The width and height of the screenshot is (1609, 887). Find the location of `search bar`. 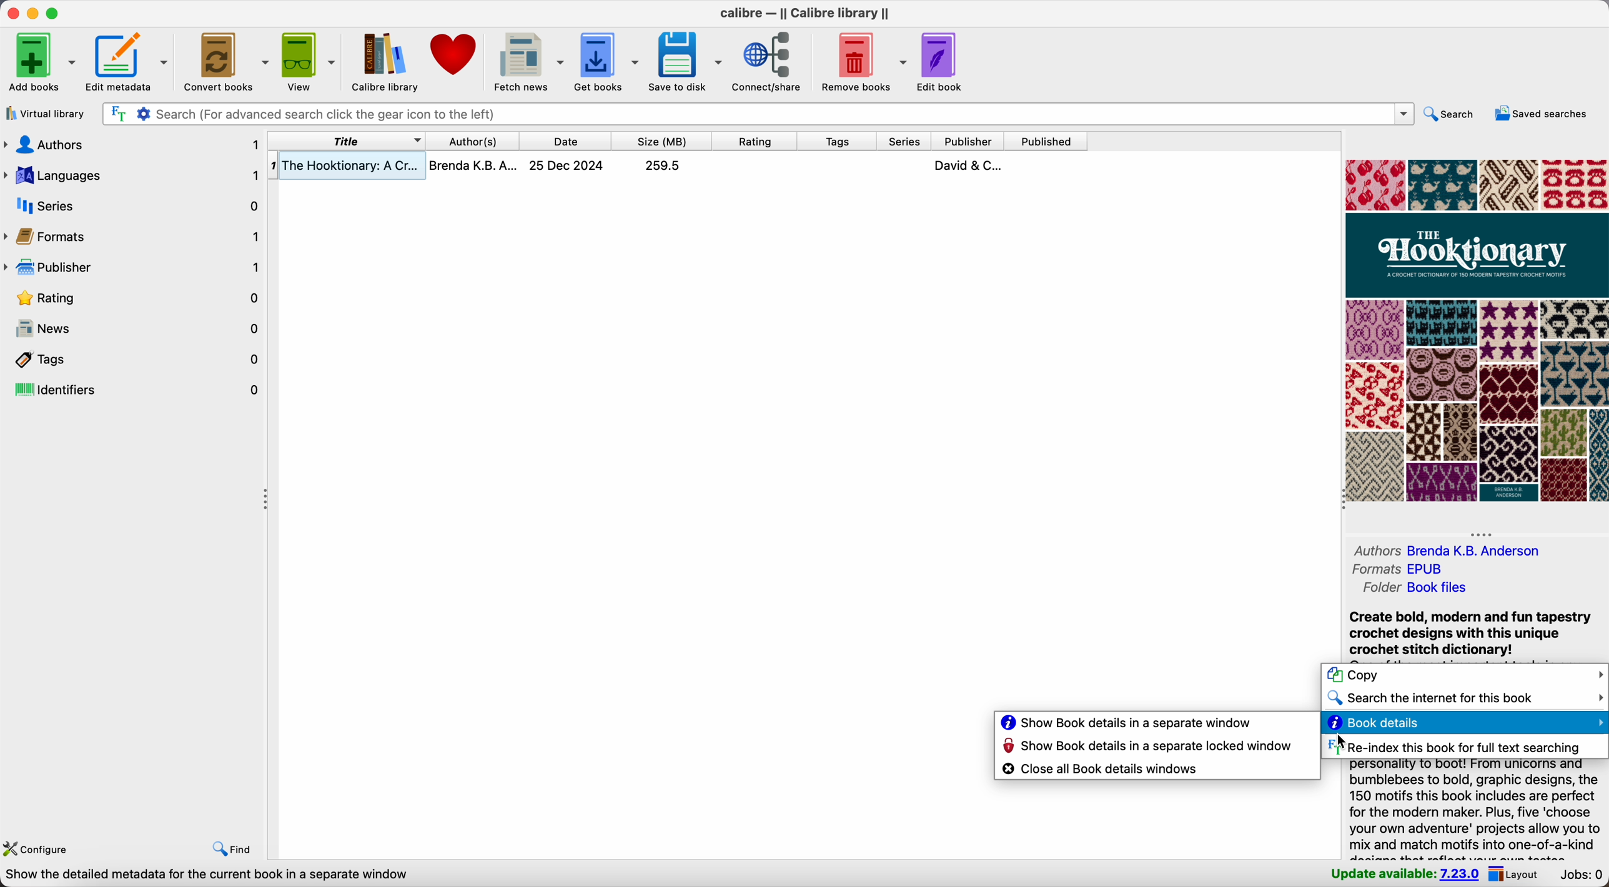

search bar is located at coordinates (756, 114).